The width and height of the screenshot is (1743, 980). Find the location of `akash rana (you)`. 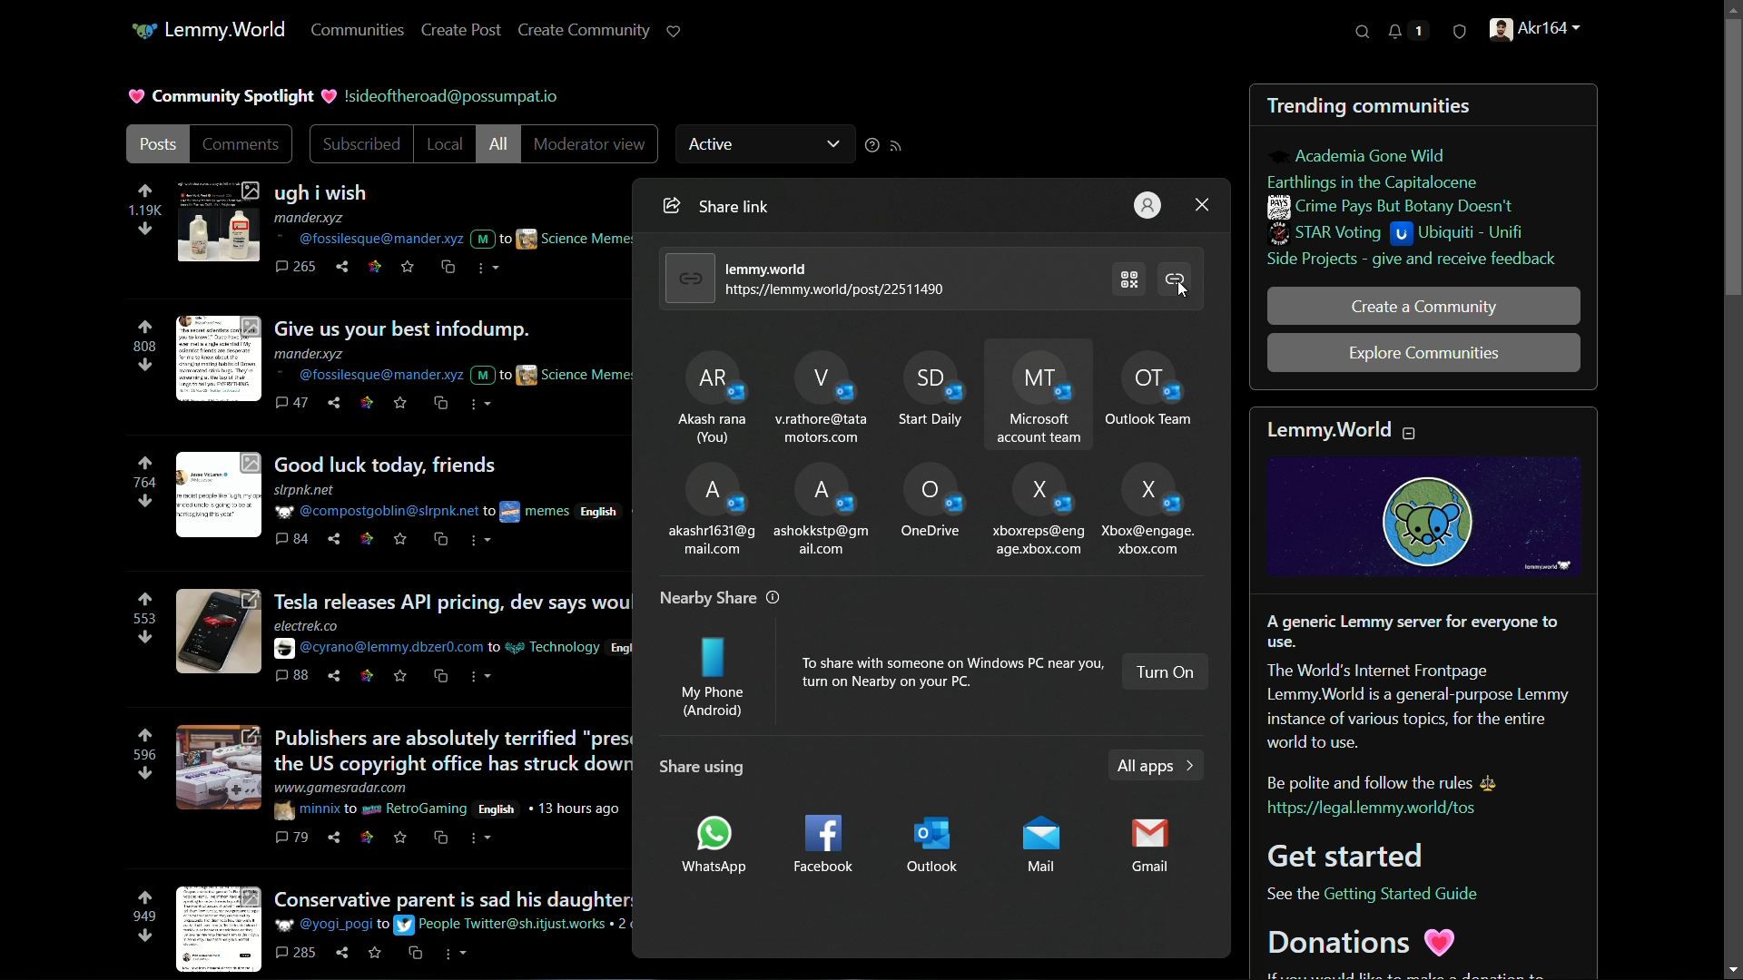

akash rana (you) is located at coordinates (709, 394).